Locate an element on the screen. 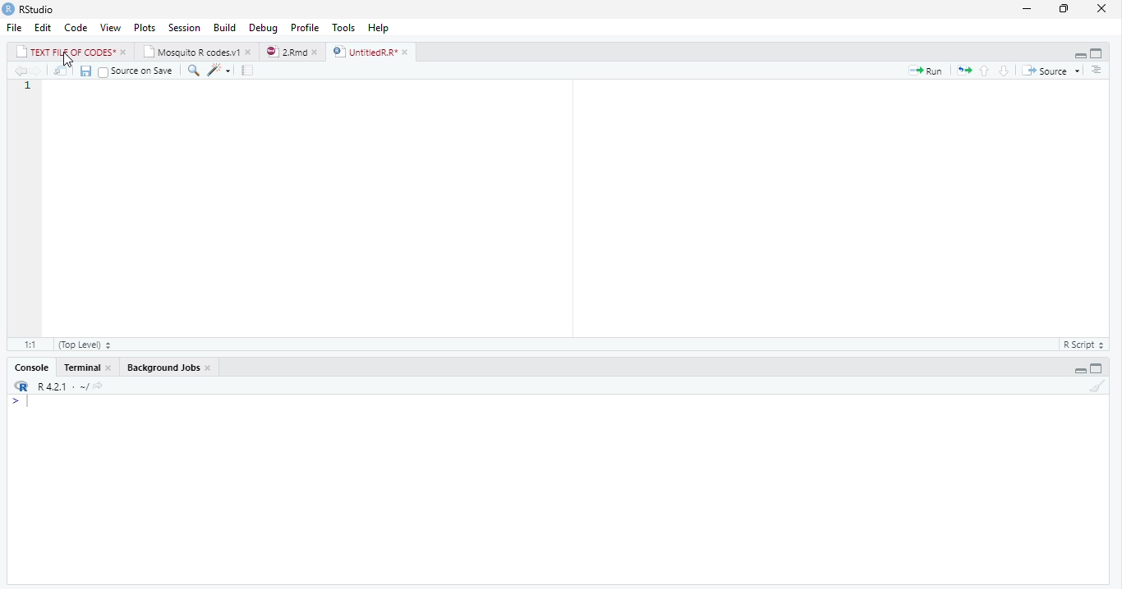 This screenshot has height=589, width=1122. code tools is located at coordinates (218, 70).